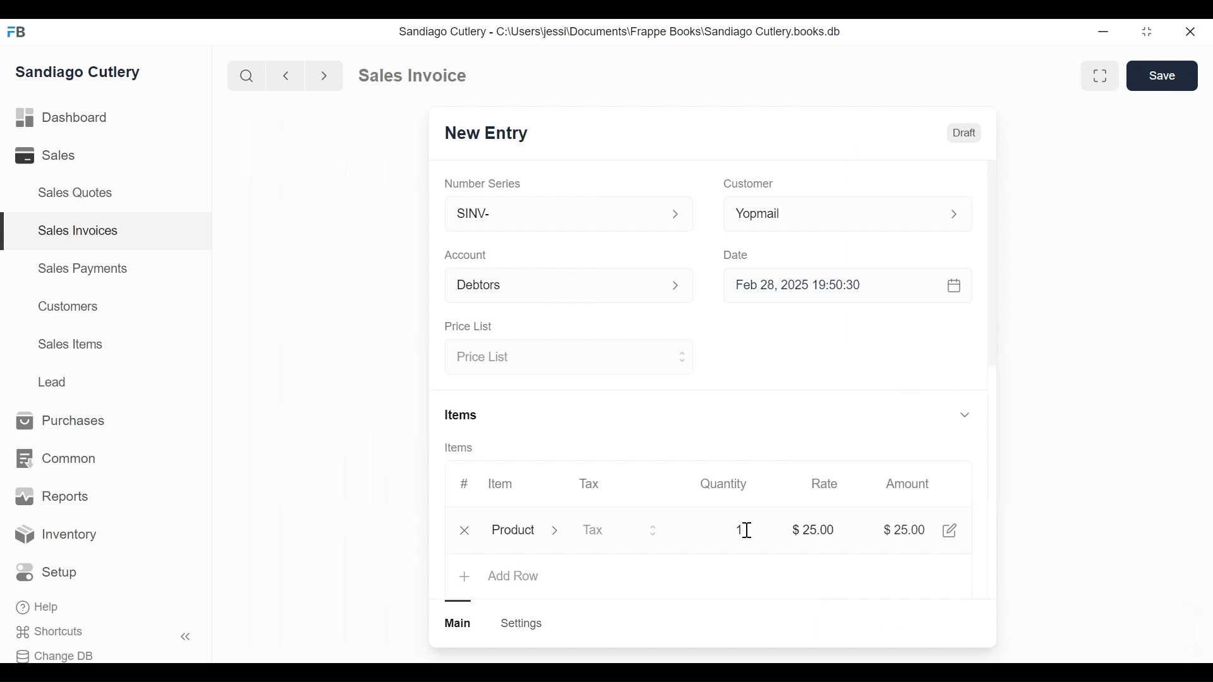 Image resolution: width=1213 pixels, height=682 pixels. Describe the element at coordinates (747, 184) in the screenshot. I see `Customer` at that location.